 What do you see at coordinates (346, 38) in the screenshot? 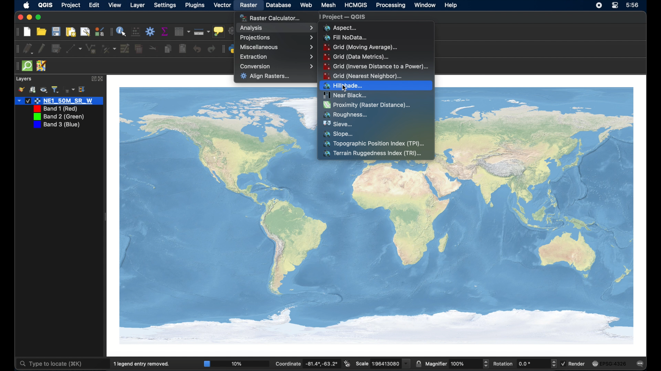
I see `fill nodata` at bounding box center [346, 38].